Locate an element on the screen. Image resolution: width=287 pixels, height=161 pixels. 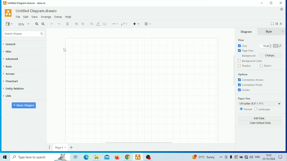
advanced is located at coordinates (11, 59).